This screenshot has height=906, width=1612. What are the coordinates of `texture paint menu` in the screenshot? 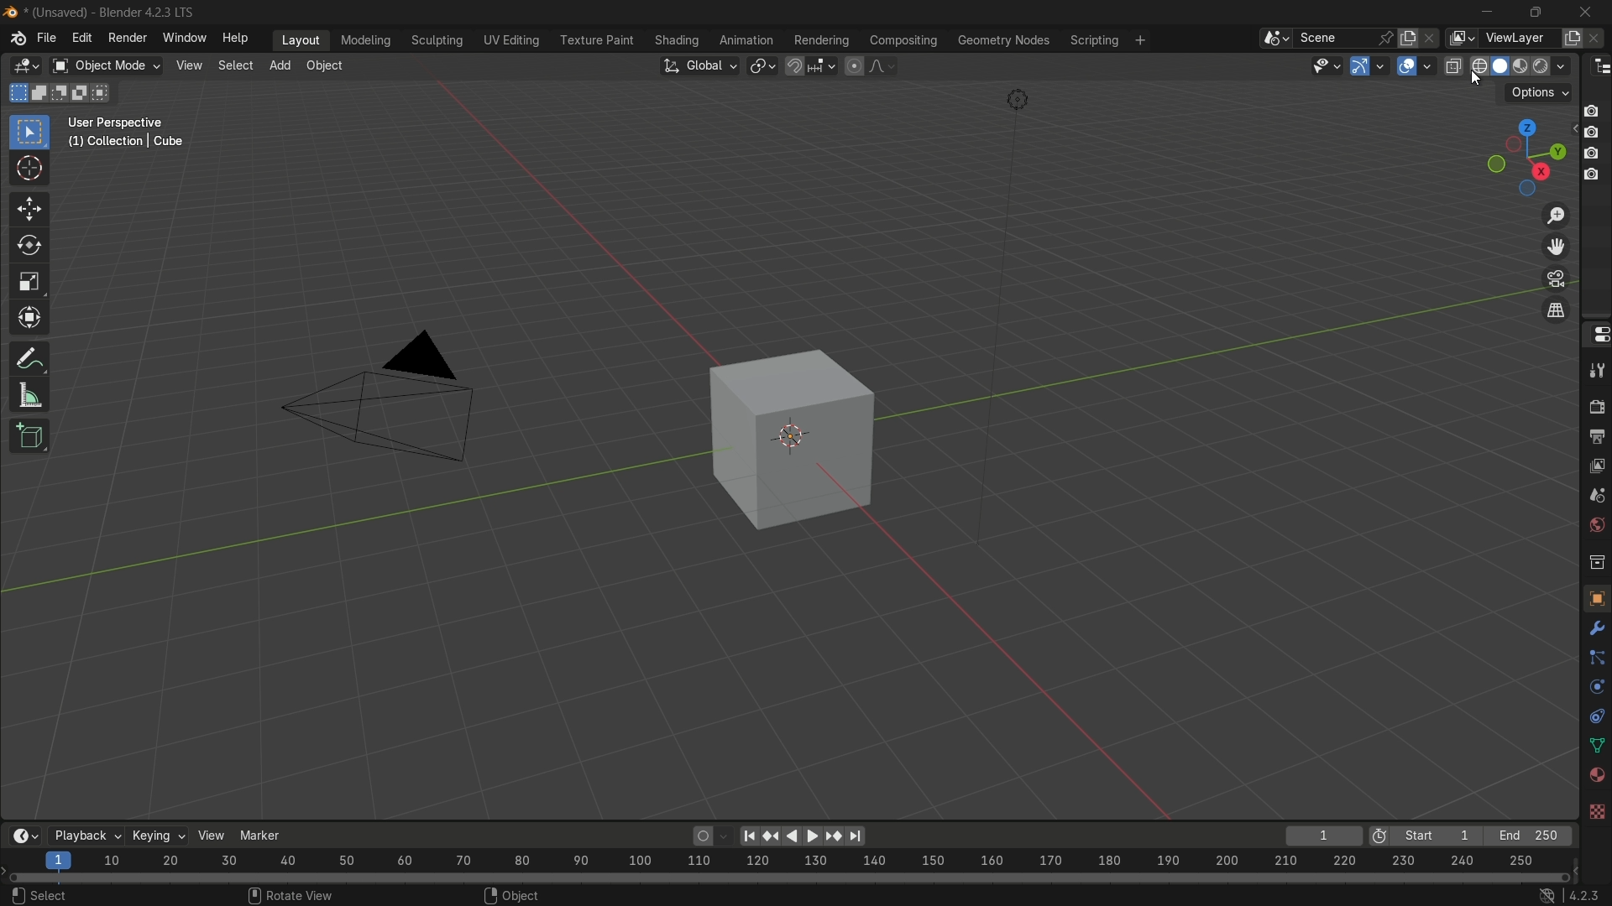 It's located at (595, 41).